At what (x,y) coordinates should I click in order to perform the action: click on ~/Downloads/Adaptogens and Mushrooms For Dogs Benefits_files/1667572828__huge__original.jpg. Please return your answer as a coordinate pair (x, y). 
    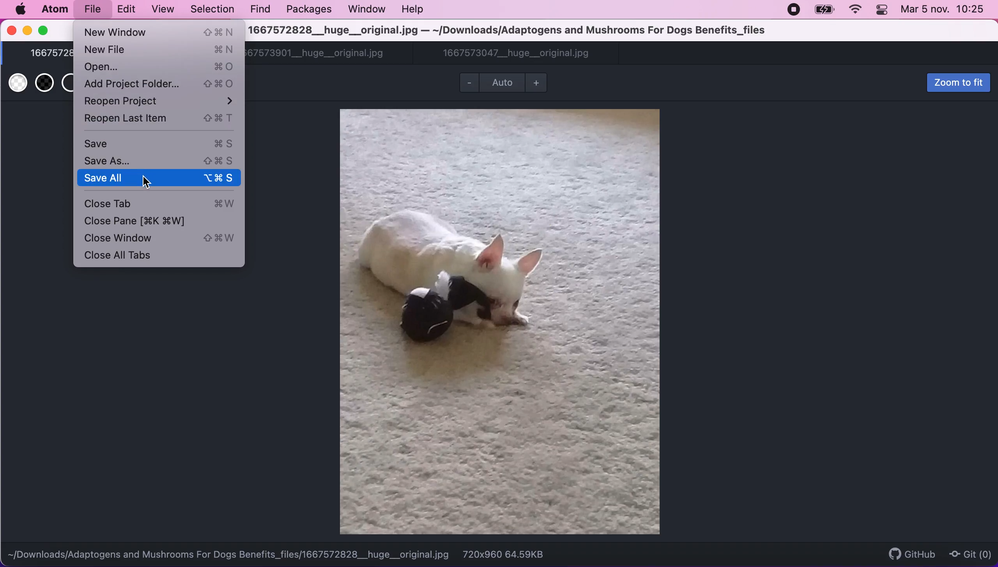
    Looking at the image, I should click on (229, 555).